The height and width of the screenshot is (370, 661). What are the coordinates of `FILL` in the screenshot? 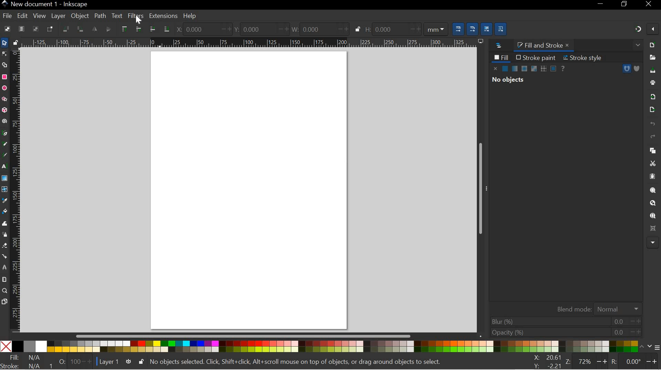 It's located at (501, 57).